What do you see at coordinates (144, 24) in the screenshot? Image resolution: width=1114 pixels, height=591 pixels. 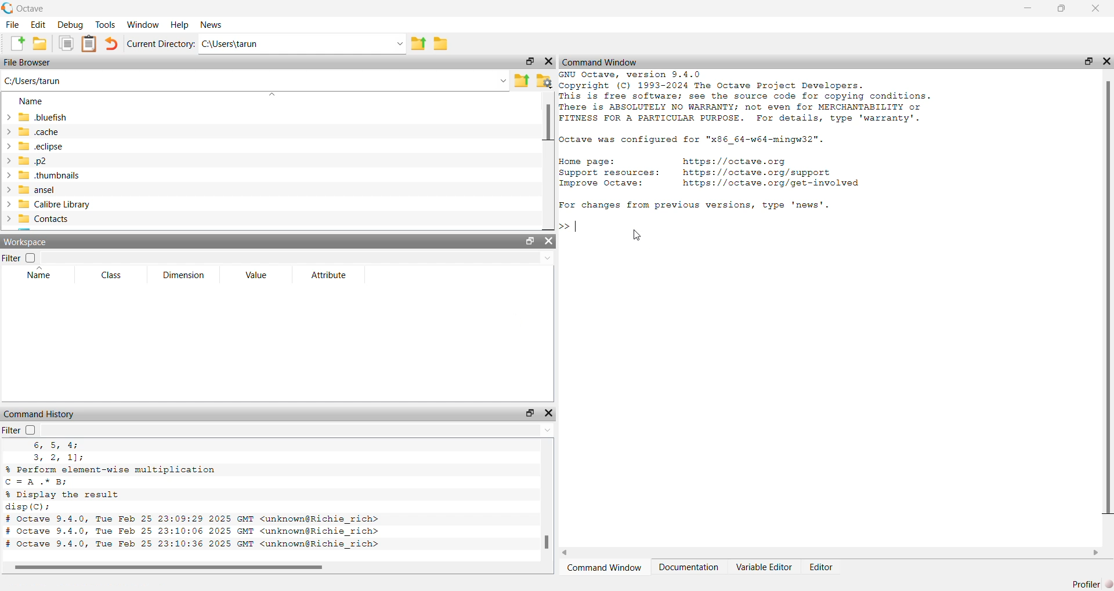 I see `‘Window` at bounding box center [144, 24].